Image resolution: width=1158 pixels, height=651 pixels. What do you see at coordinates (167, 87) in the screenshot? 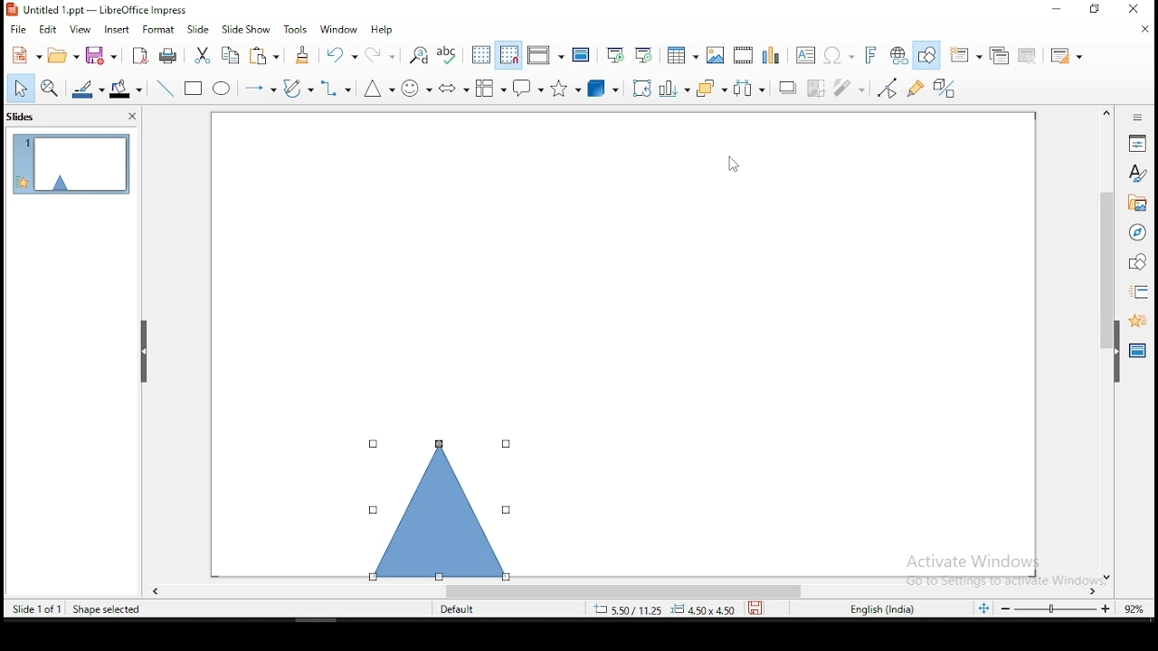
I see `line` at bounding box center [167, 87].